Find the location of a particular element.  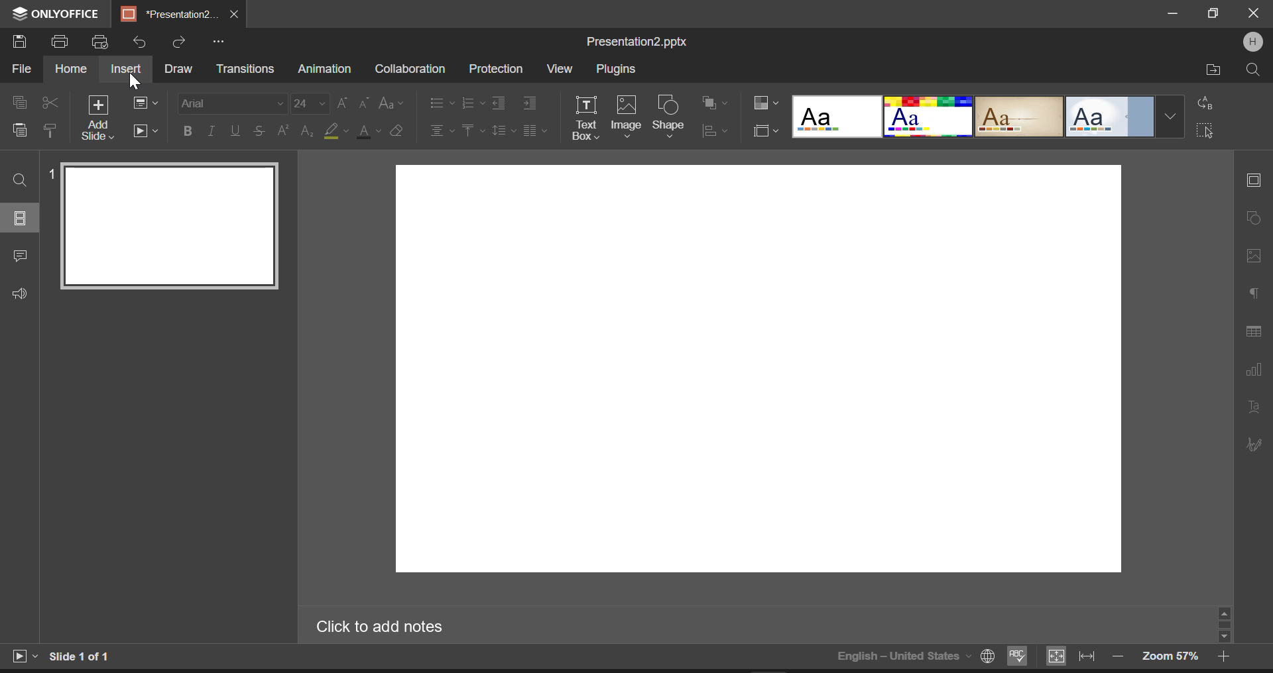

strikethrough is located at coordinates (259, 130).